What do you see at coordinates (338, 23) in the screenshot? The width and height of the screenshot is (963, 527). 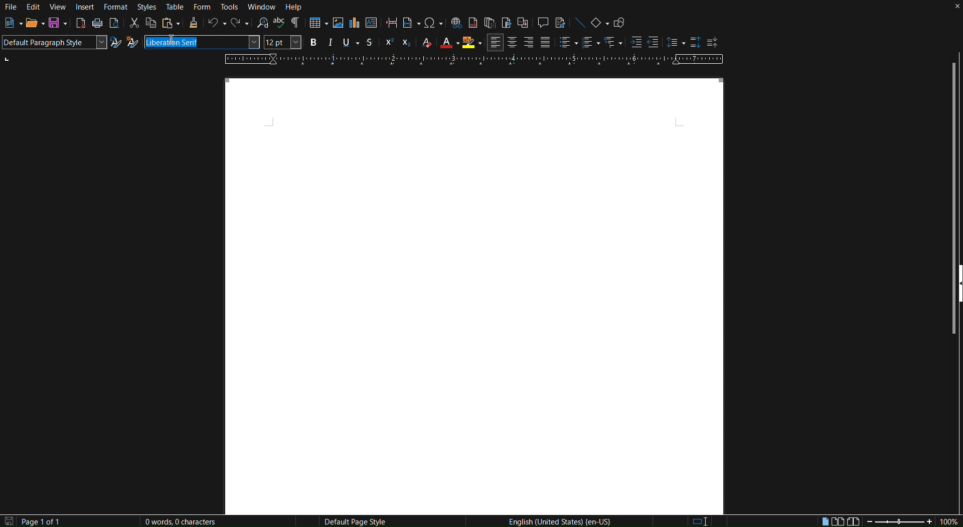 I see `Insert Image` at bounding box center [338, 23].